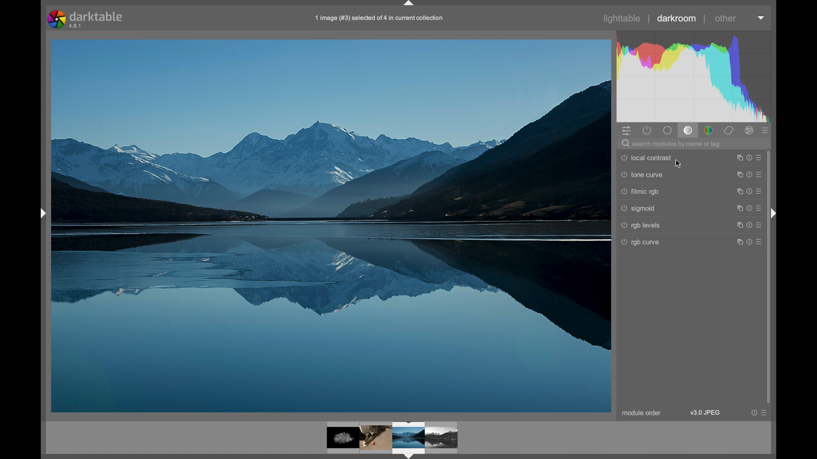 The width and height of the screenshot is (817, 459). What do you see at coordinates (641, 192) in the screenshot?
I see `filmic rgb` at bounding box center [641, 192].